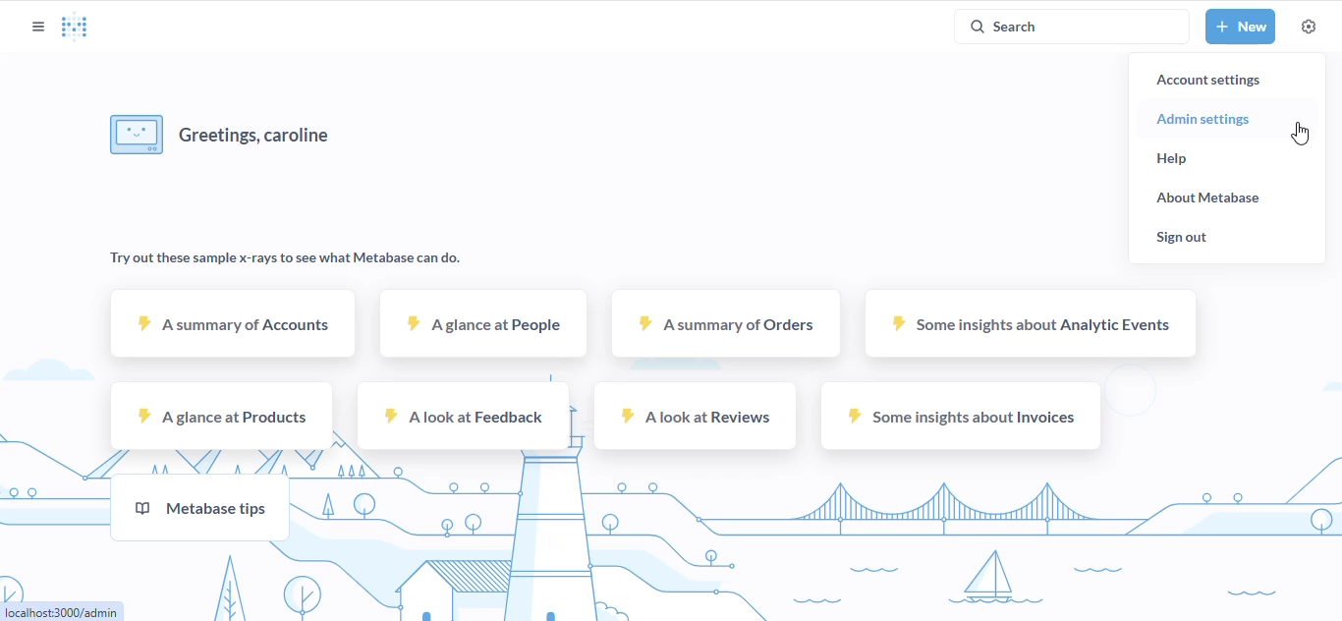 The height and width of the screenshot is (621, 1342). I want to click on settings, so click(1310, 26).